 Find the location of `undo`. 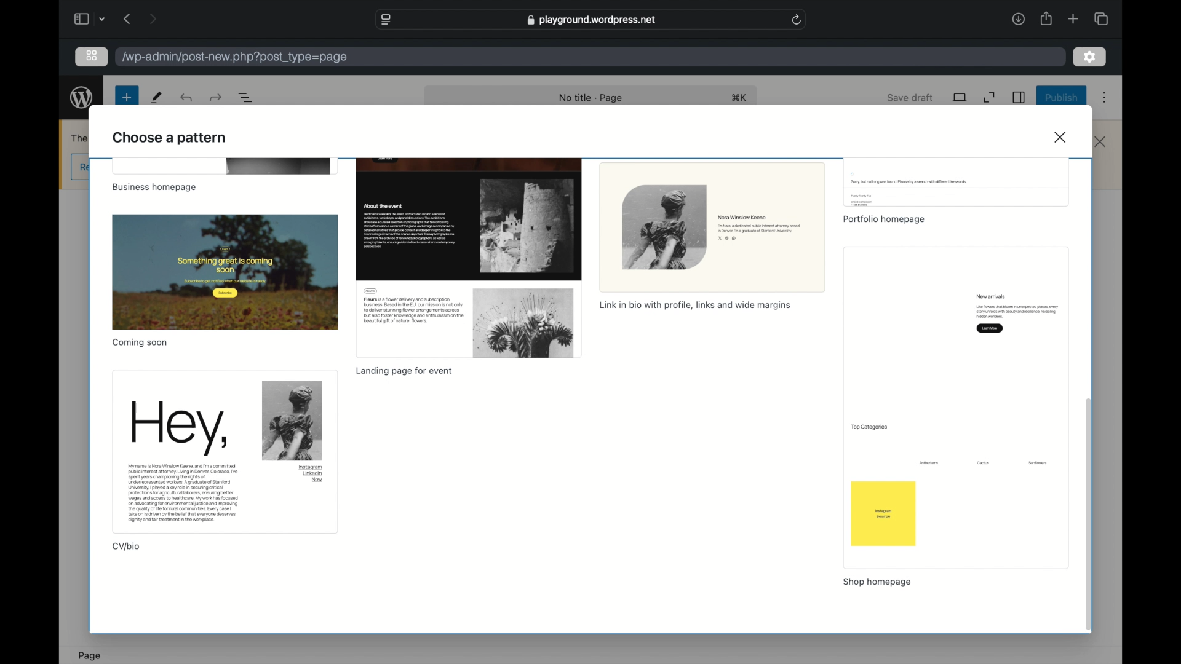

undo is located at coordinates (215, 98).